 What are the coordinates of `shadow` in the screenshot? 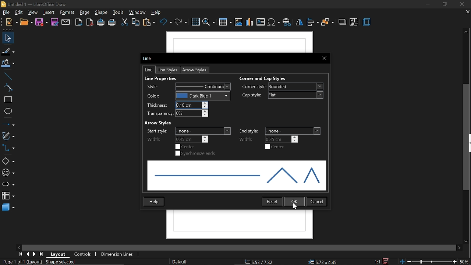 It's located at (341, 22).